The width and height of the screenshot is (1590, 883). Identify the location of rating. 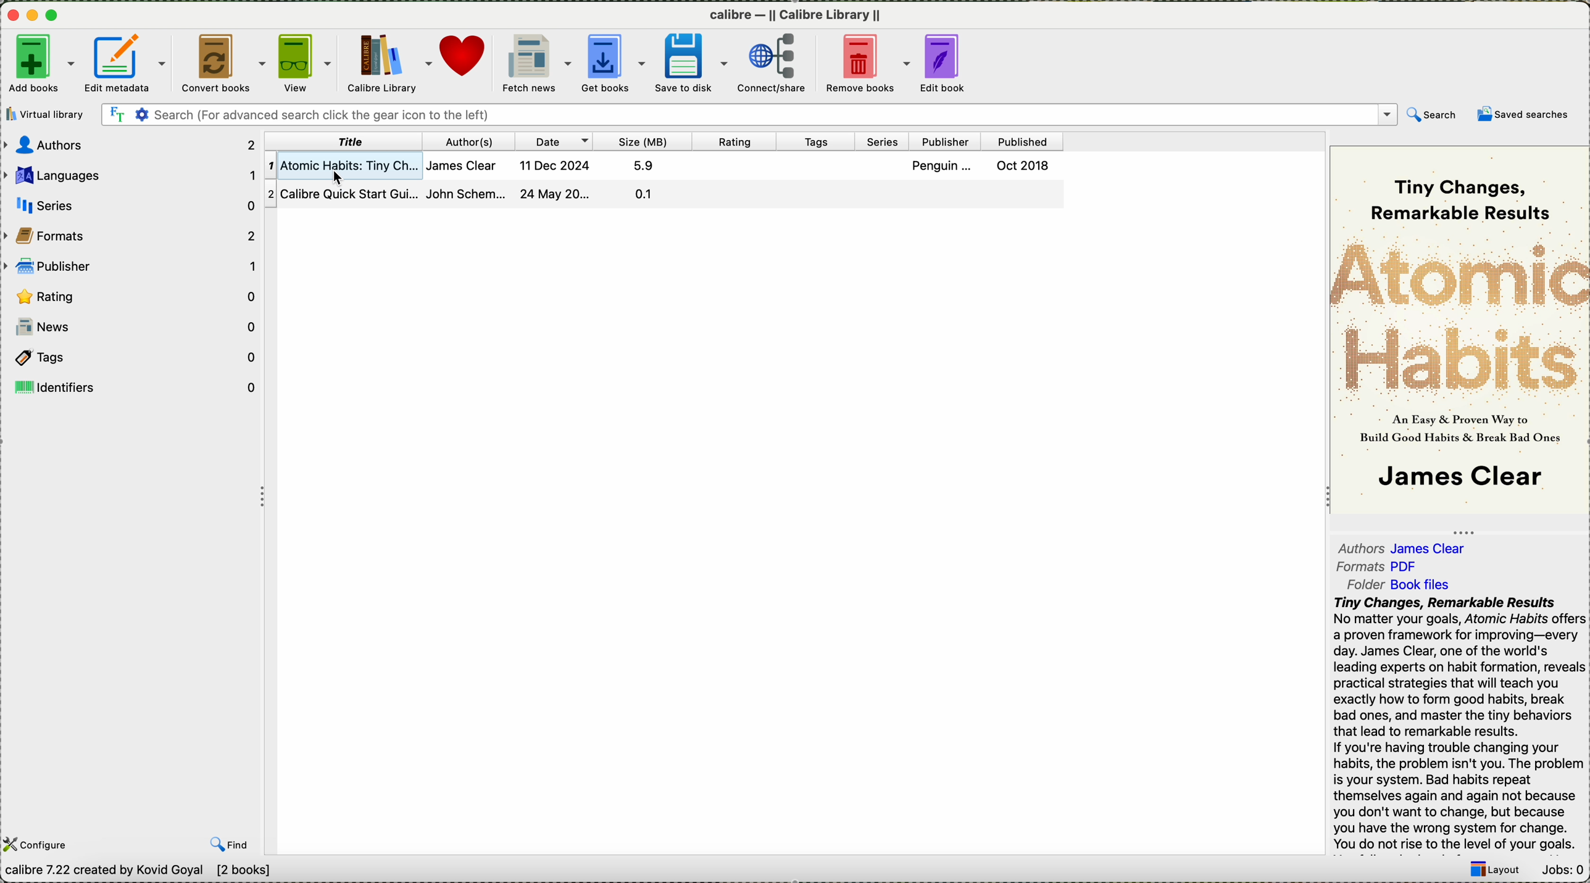
(735, 141).